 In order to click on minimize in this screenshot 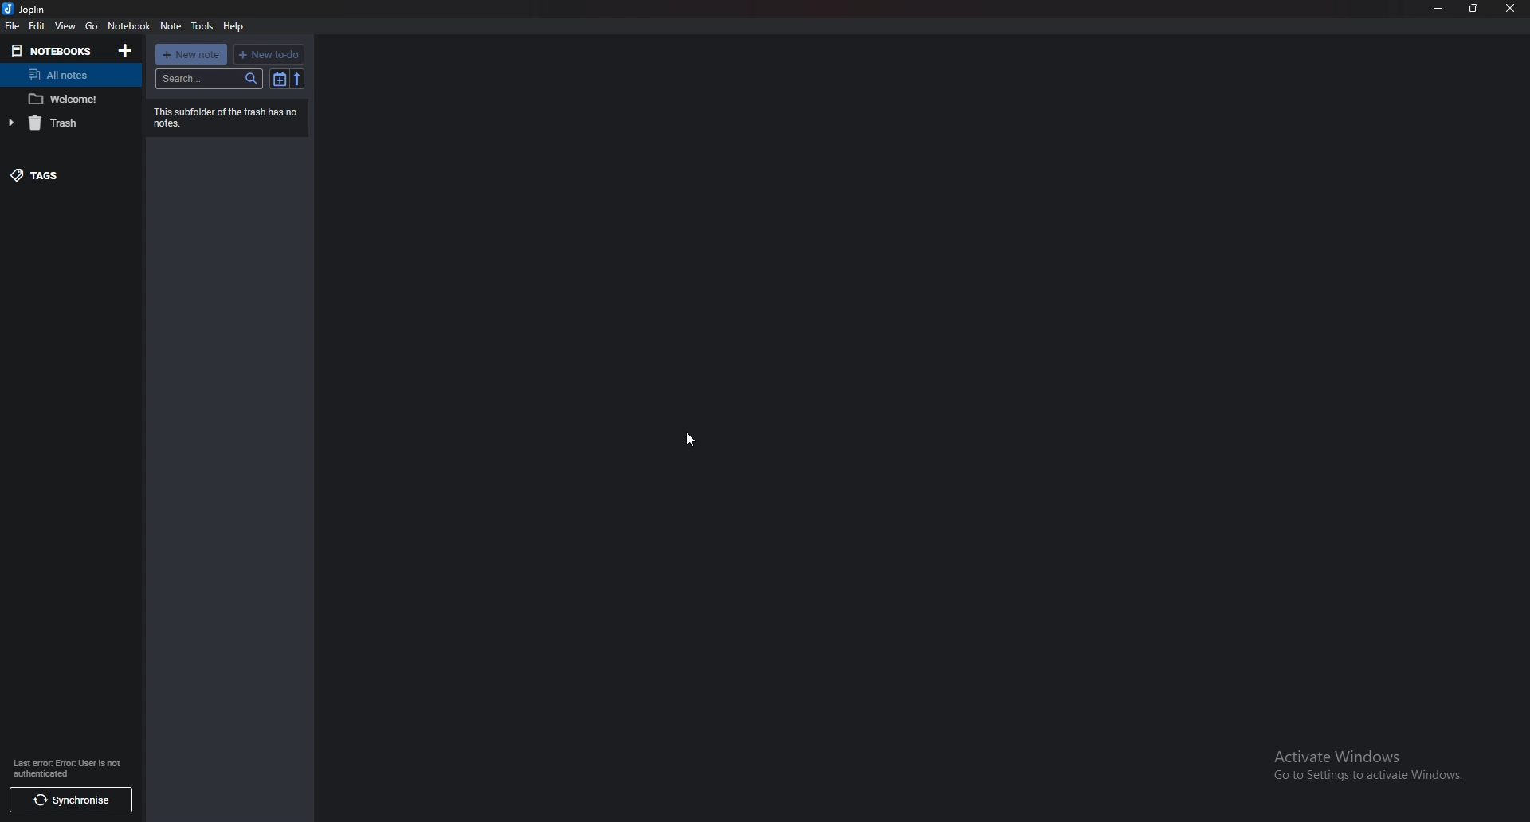, I will do `click(1439, 7)`.